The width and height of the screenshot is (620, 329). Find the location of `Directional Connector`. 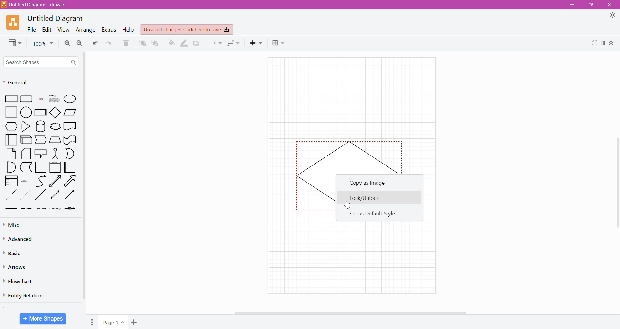

Directional Connector is located at coordinates (71, 196).